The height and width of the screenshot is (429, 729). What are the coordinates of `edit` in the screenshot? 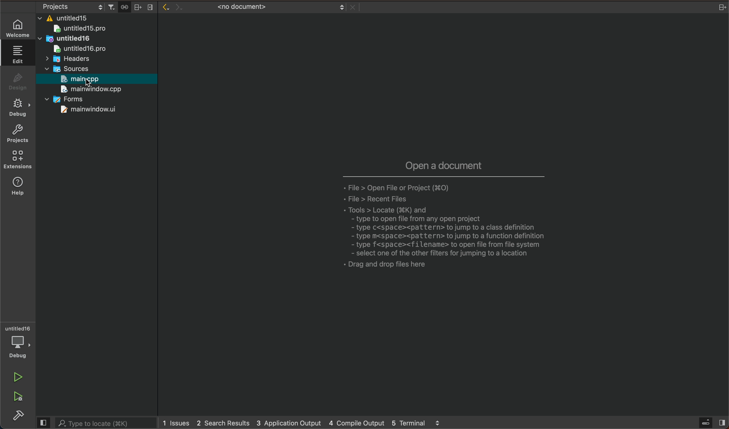 It's located at (17, 54).